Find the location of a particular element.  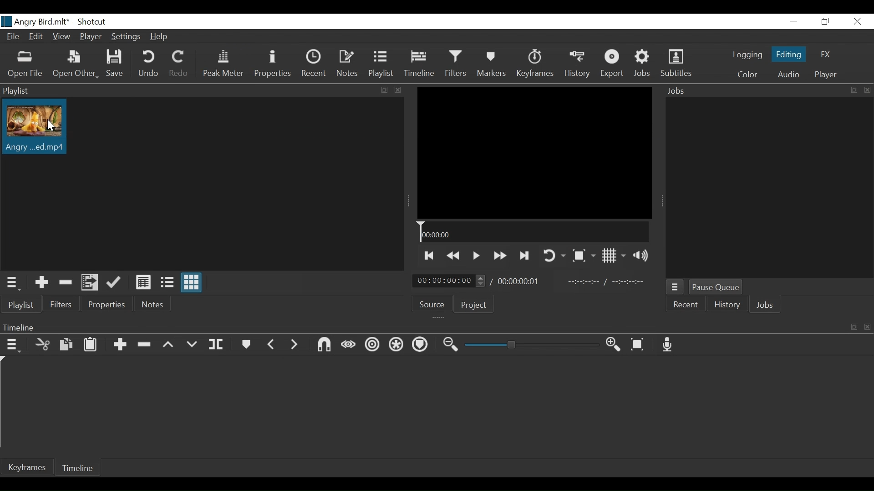

Cut is located at coordinates (42, 345).